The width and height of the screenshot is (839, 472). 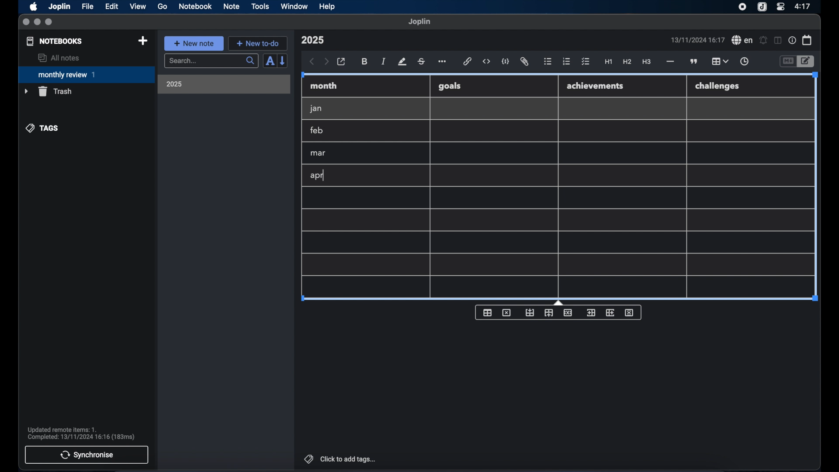 I want to click on open in external editor, so click(x=342, y=62).